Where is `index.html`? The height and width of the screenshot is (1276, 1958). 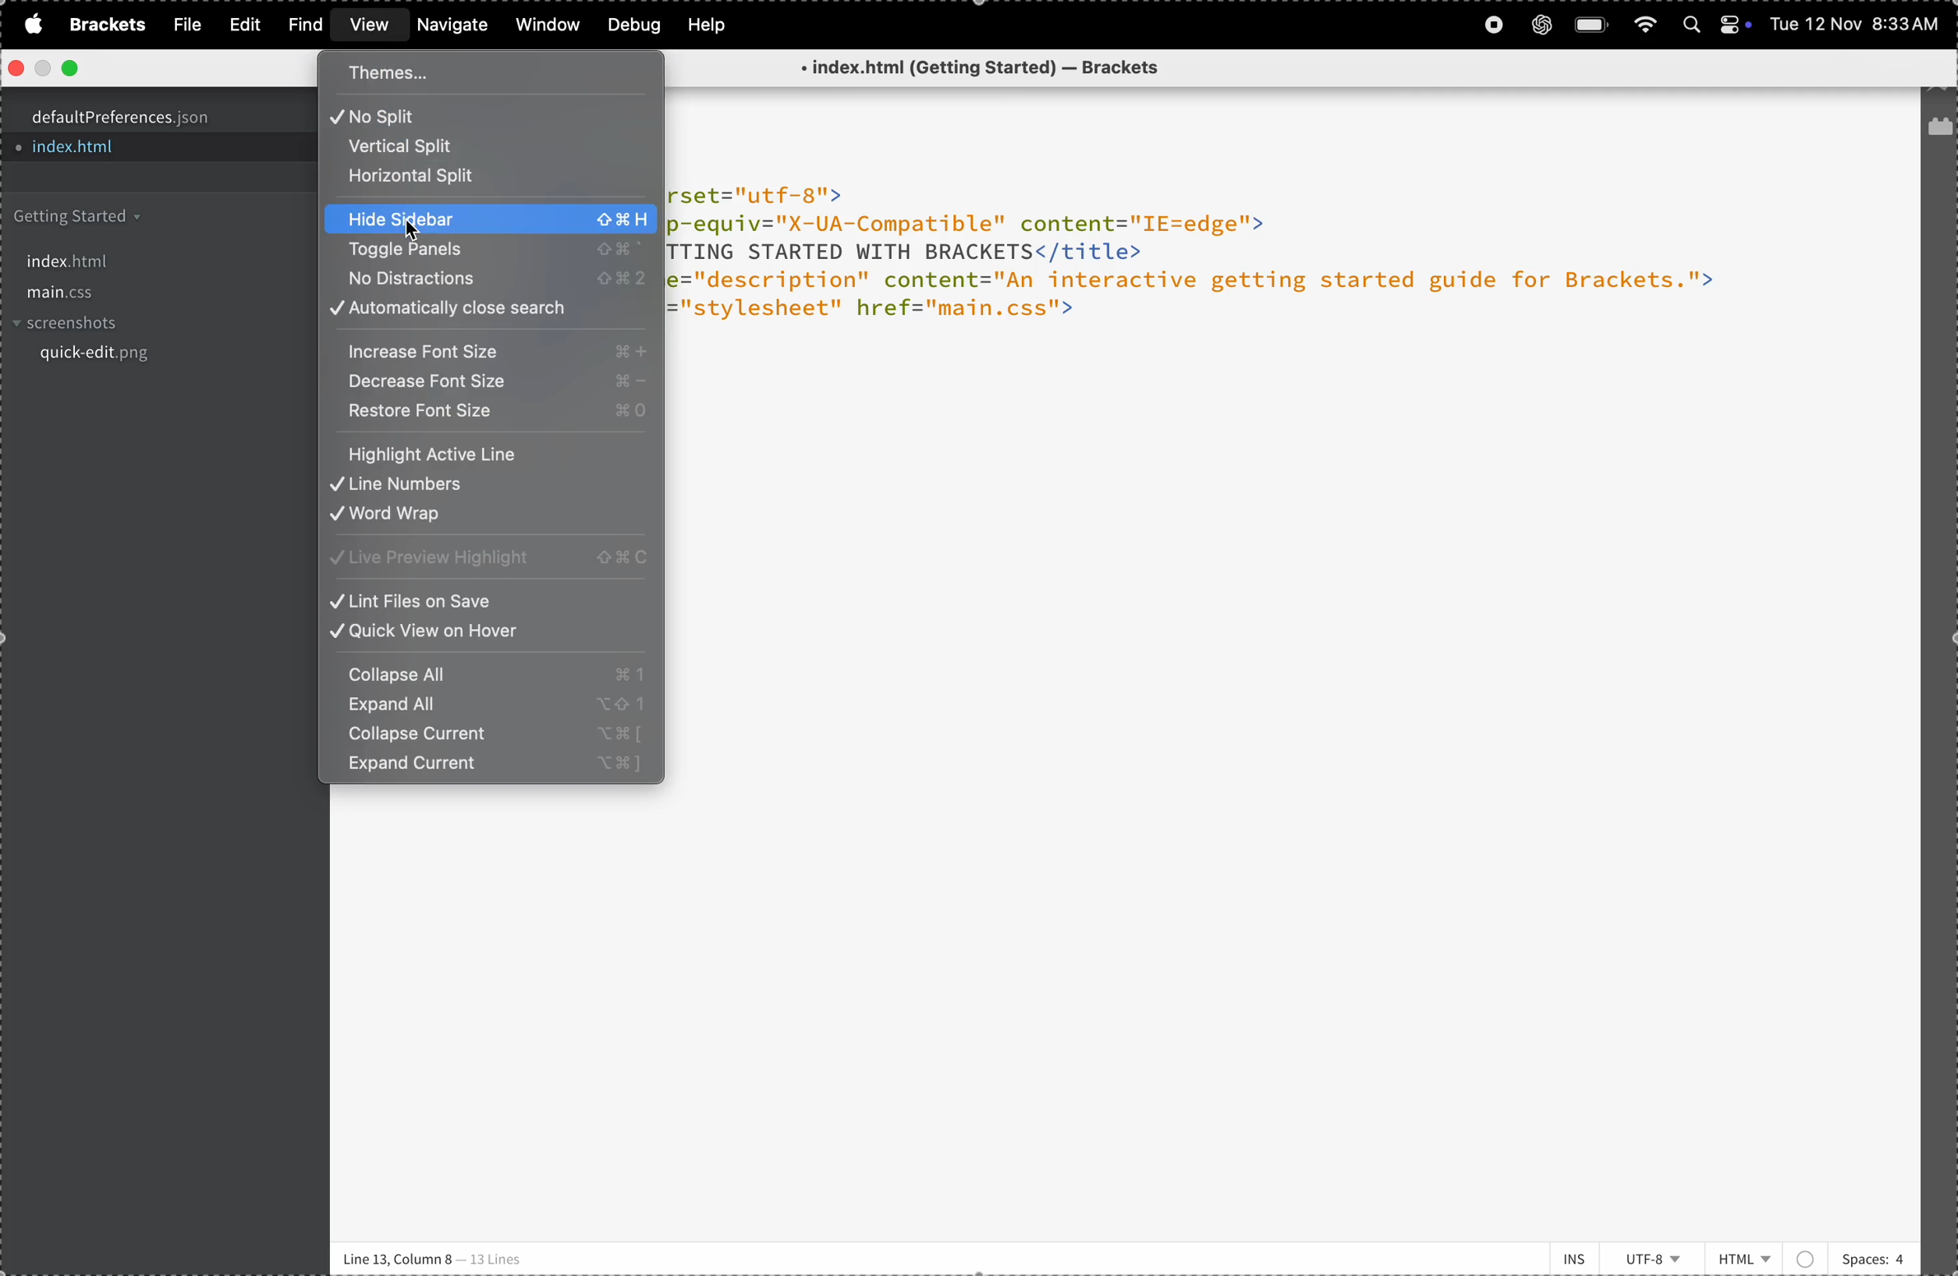 index.html is located at coordinates (122, 150).